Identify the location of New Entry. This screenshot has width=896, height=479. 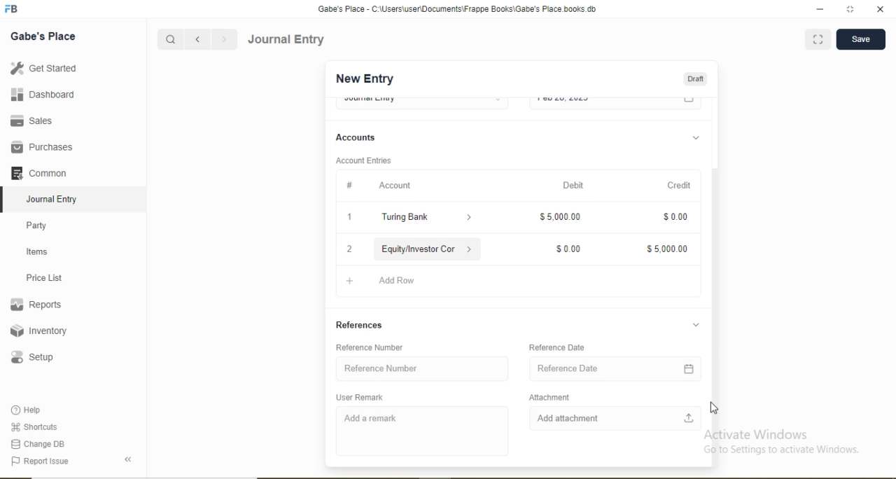
(364, 79).